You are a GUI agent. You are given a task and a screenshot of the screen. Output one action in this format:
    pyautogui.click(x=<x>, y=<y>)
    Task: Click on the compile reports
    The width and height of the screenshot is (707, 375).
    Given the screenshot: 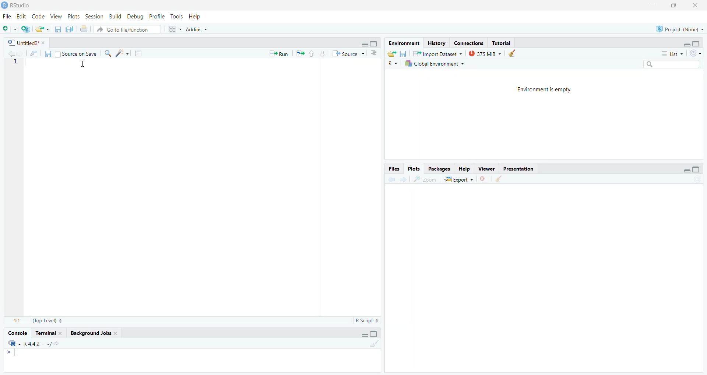 What is the action you would take?
    pyautogui.click(x=140, y=55)
    